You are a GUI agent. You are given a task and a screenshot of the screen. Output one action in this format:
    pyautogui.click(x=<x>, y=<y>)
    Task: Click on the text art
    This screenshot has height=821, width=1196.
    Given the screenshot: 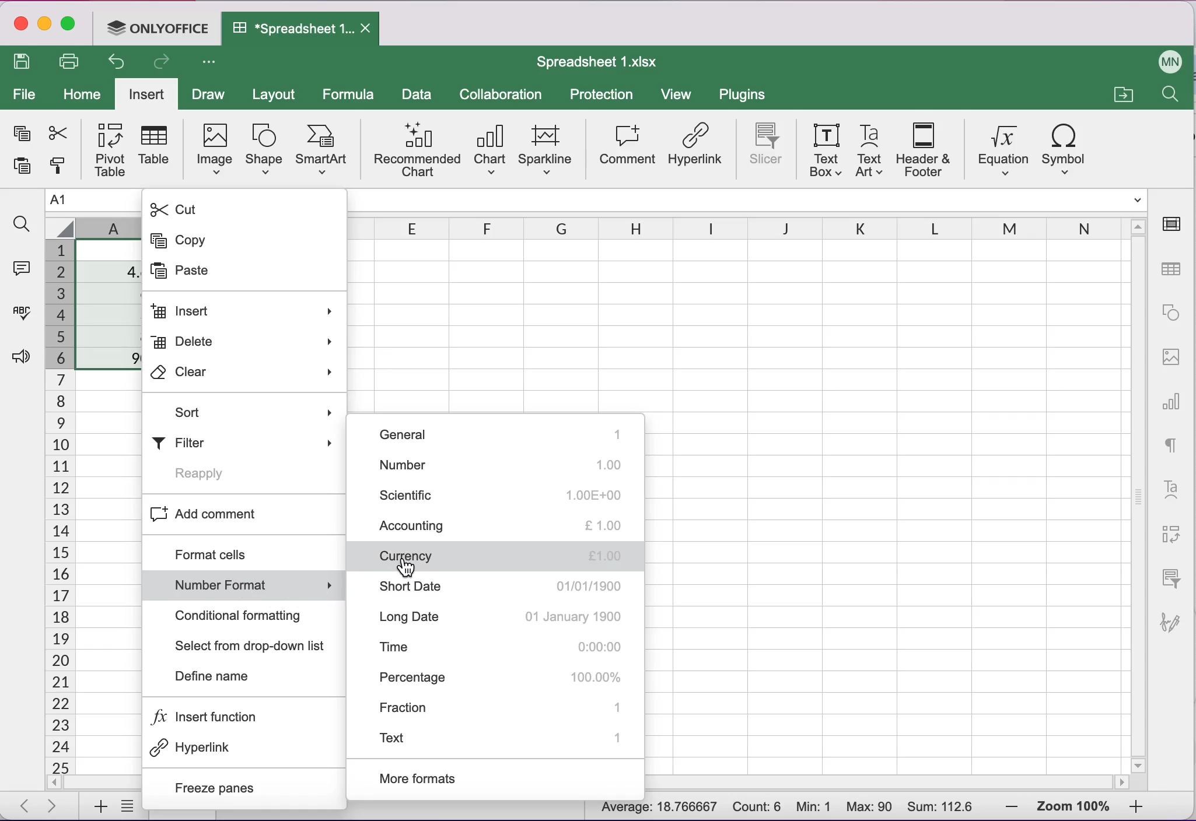 What is the action you would take?
    pyautogui.click(x=1170, y=492)
    